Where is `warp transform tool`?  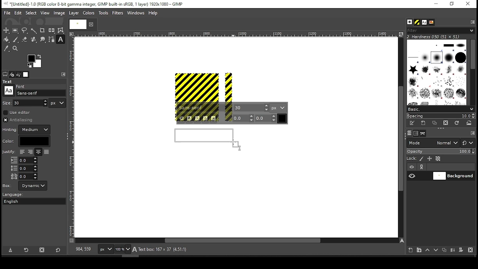
warp transform tool is located at coordinates (60, 31).